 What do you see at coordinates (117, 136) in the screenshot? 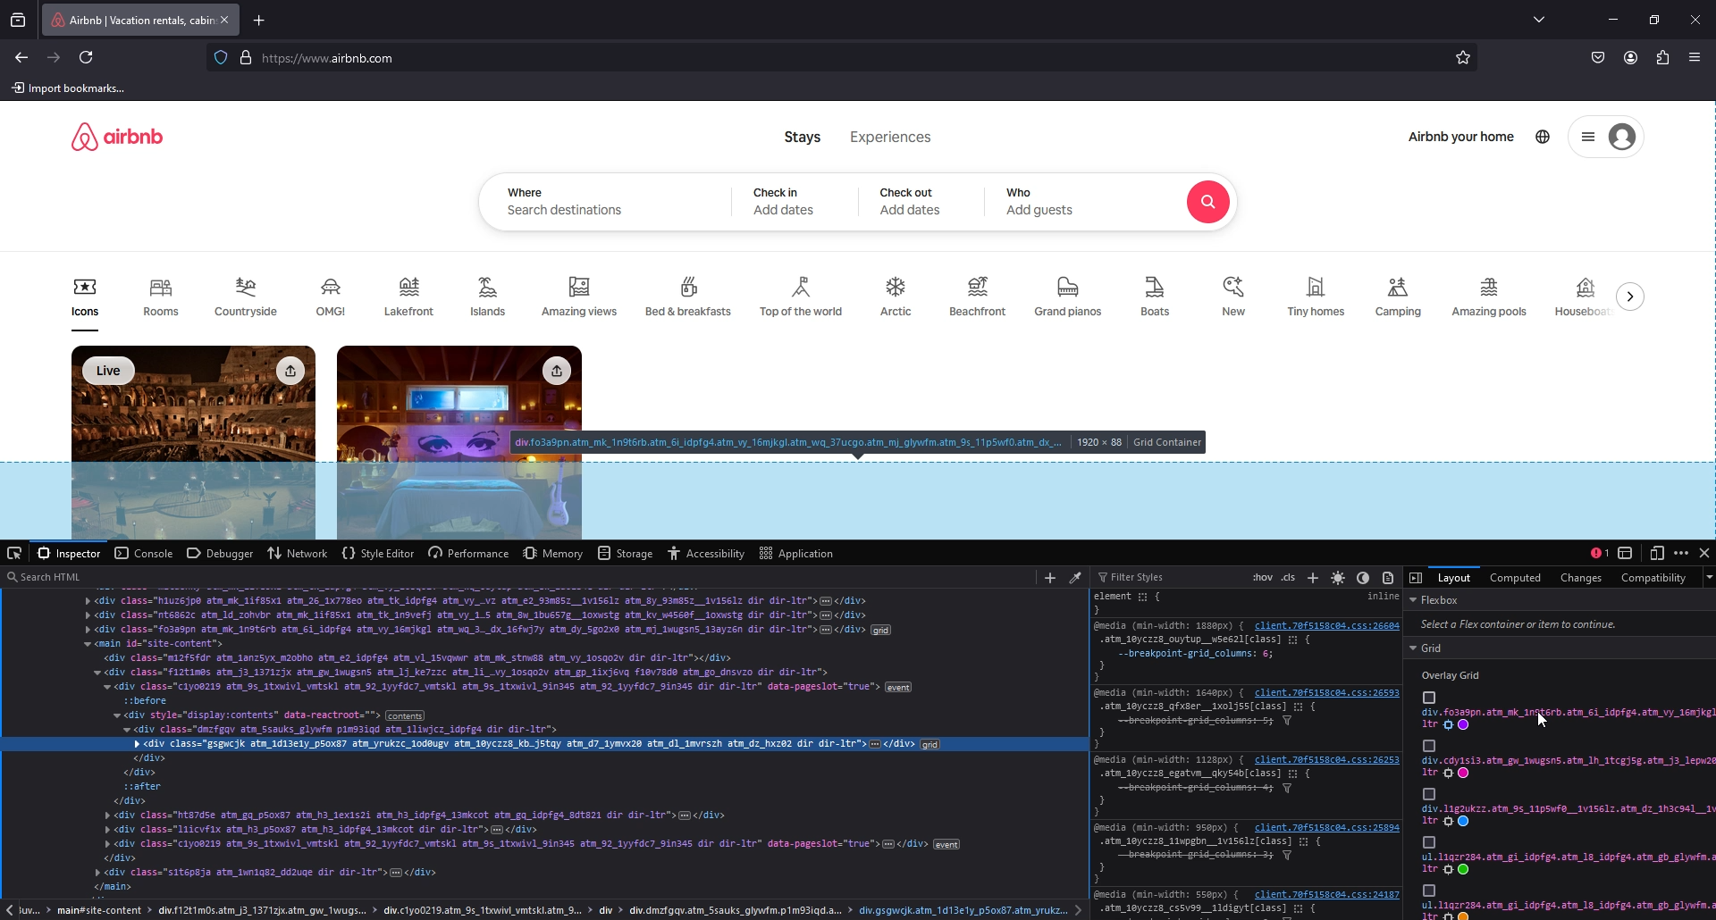
I see `logo` at bounding box center [117, 136].